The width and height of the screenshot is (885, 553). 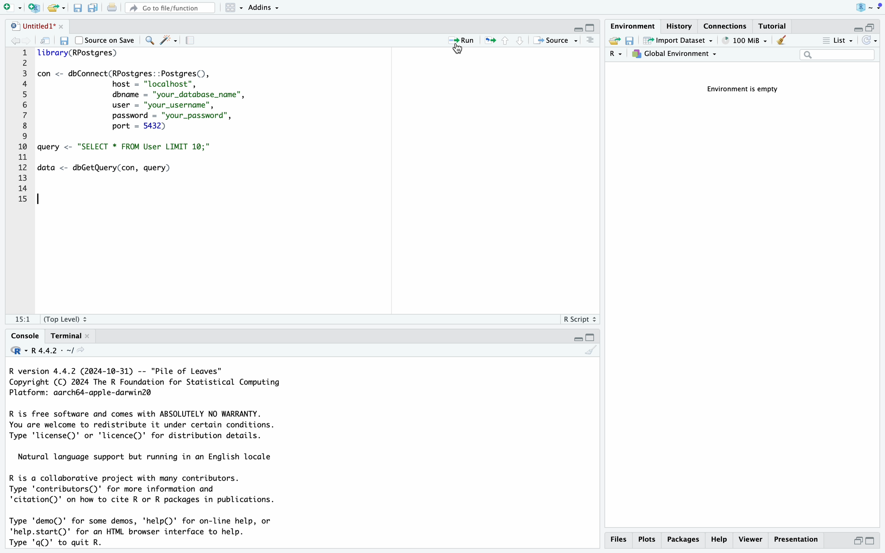 I want to click on source, so click(x=556, y=41).